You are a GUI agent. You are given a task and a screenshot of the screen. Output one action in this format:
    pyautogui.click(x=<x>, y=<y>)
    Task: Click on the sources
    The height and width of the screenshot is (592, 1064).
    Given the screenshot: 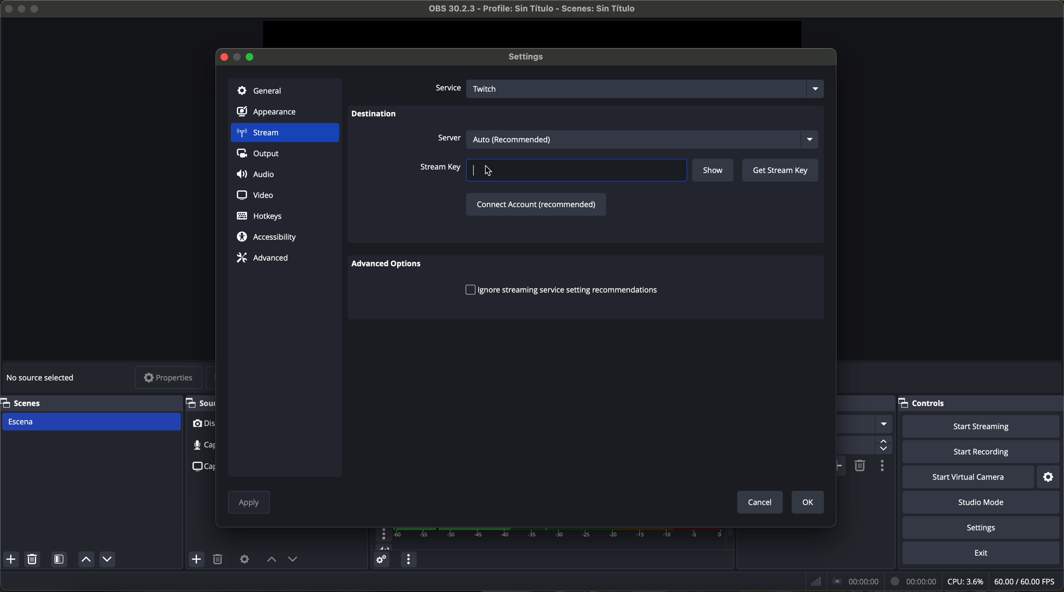 What is the action you would take?
    pyautogui.click(x=199, y=403)
    